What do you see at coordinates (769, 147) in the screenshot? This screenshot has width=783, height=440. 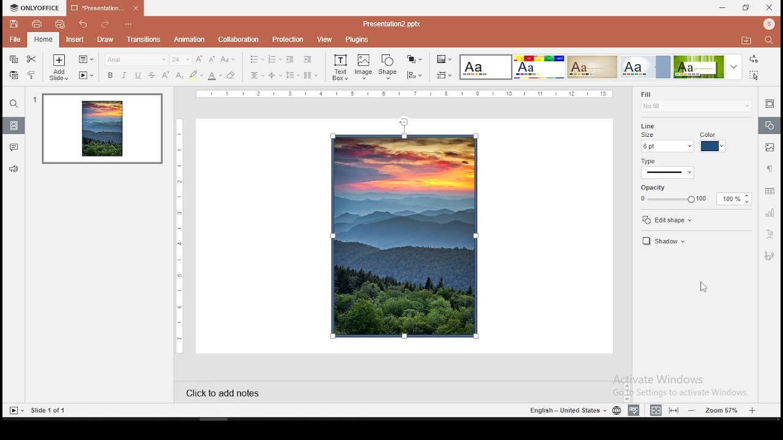 I see `image settings` at bounding box center [769, 147].